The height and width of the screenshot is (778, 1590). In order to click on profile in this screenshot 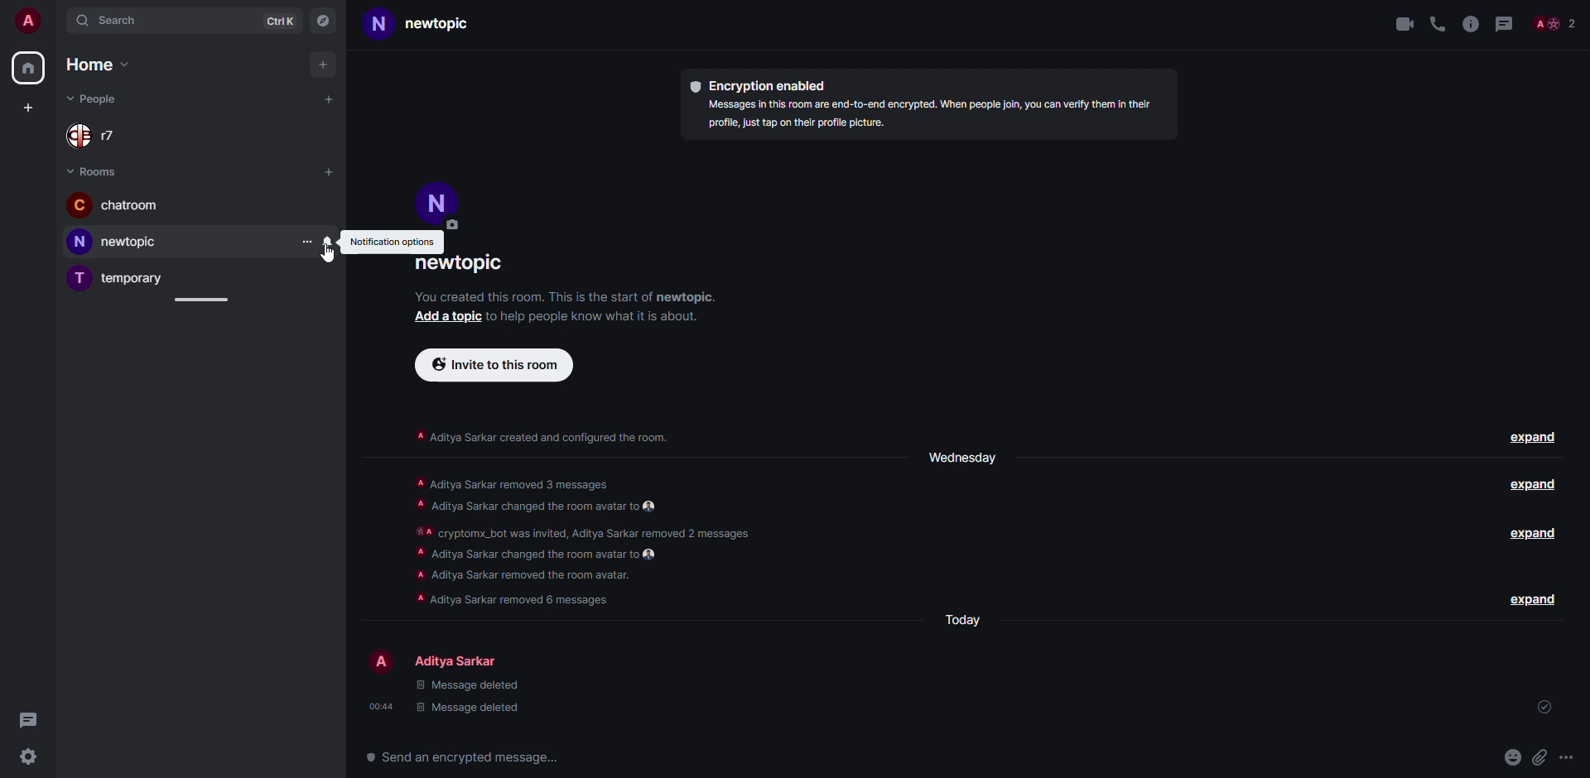, I will do `click(441, 199)`.